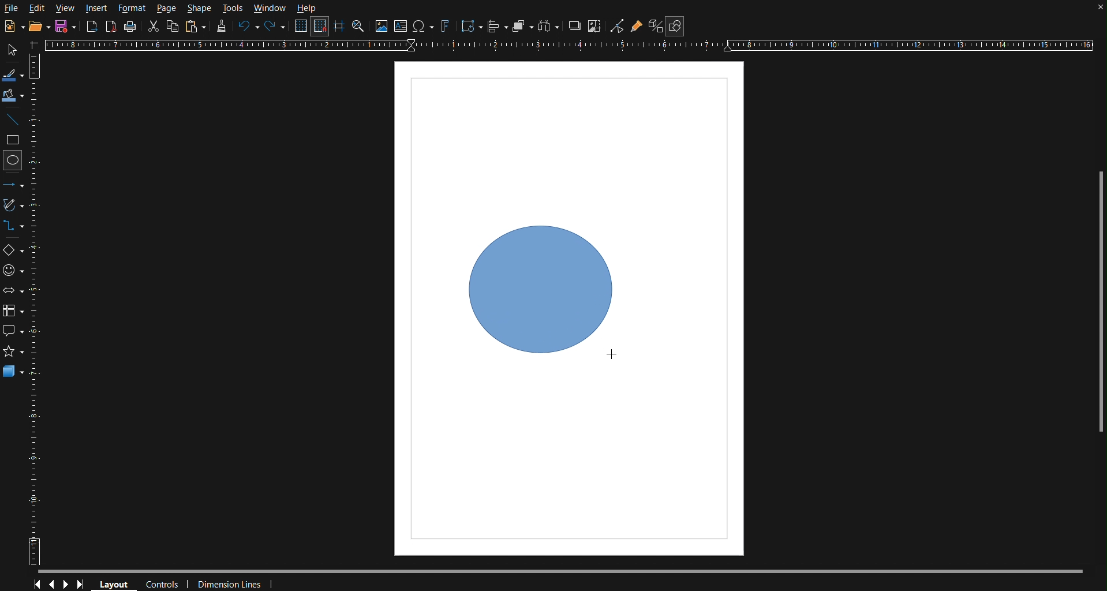 Image resolution: width=1107 pixels, height=591 pixels. Describe the element at coordinates (222, 28) in the screenshot. I see `Formatting` at that location.